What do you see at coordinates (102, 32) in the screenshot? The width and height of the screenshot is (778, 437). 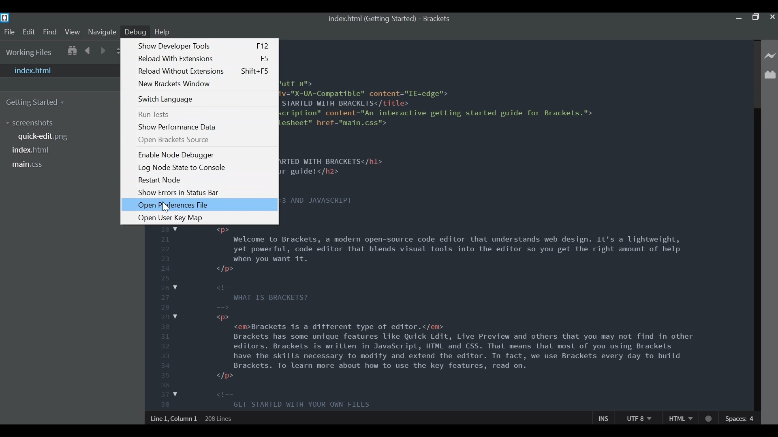 I see `Navigate` at bounding box center [102, 32].